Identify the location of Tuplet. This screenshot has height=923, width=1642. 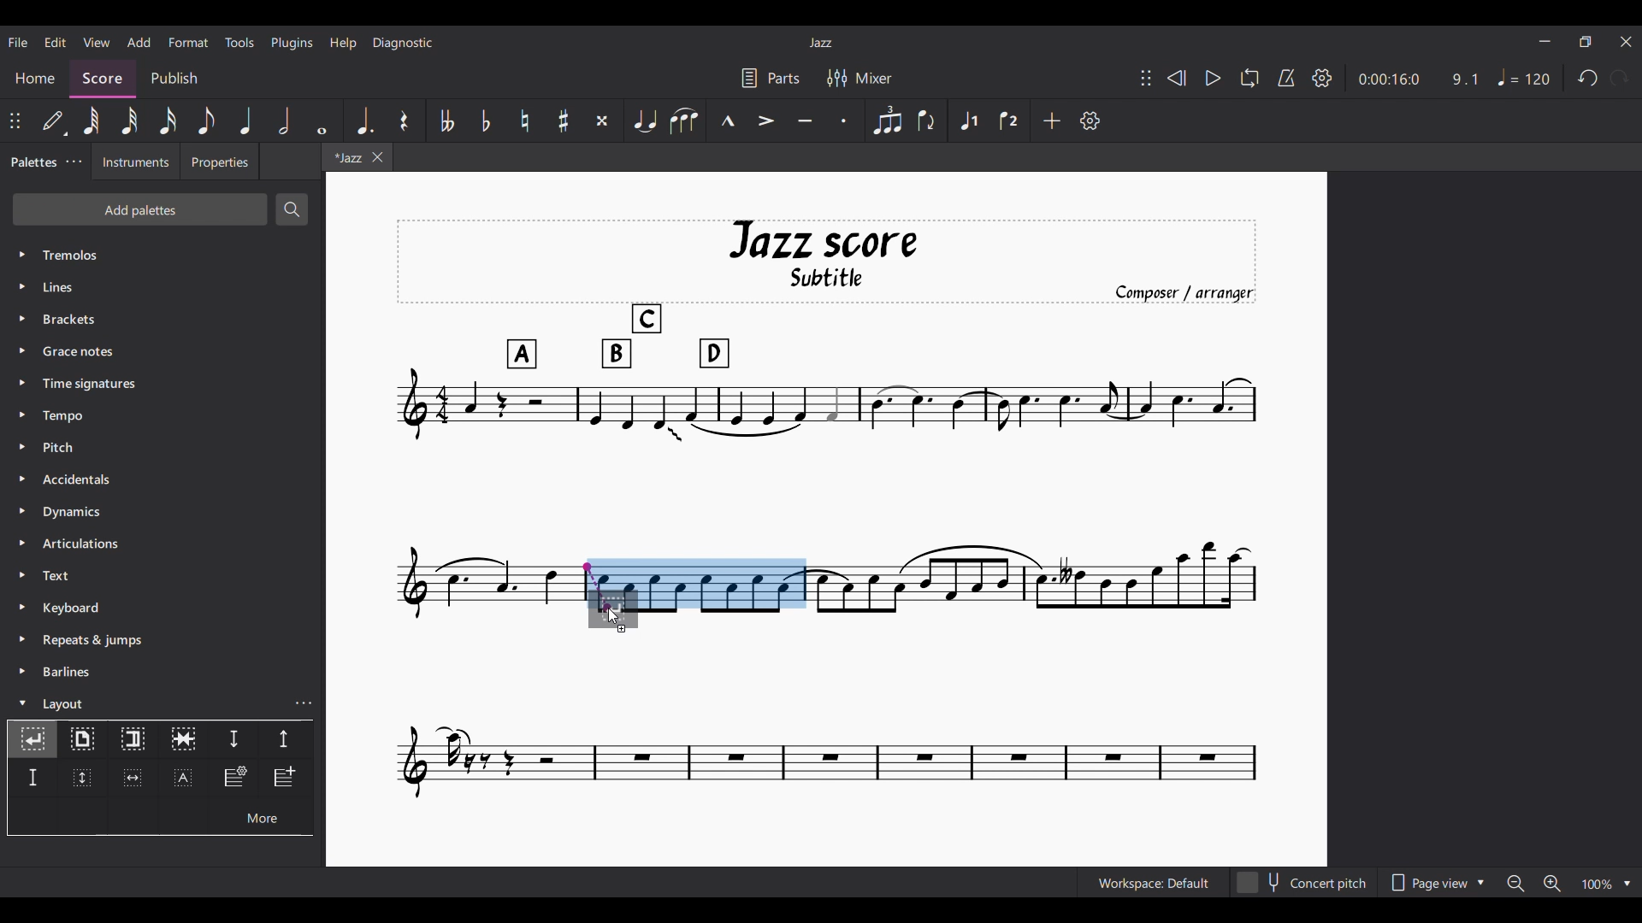
(887, 121).